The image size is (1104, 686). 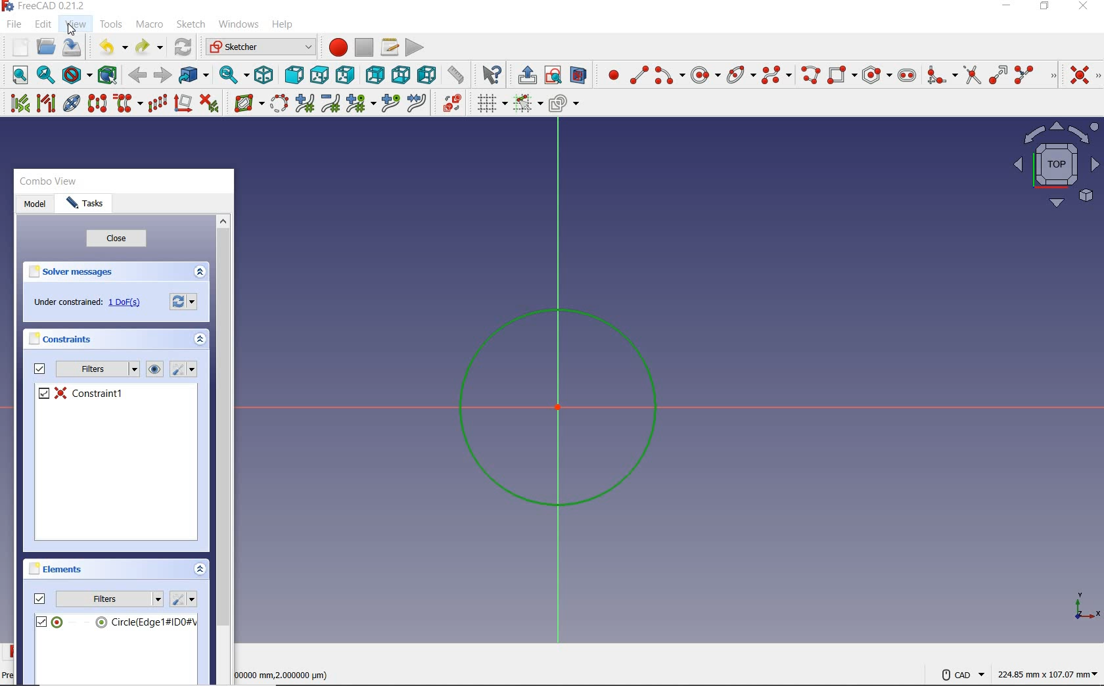 I want to click on close, so click(x=117, y=239).